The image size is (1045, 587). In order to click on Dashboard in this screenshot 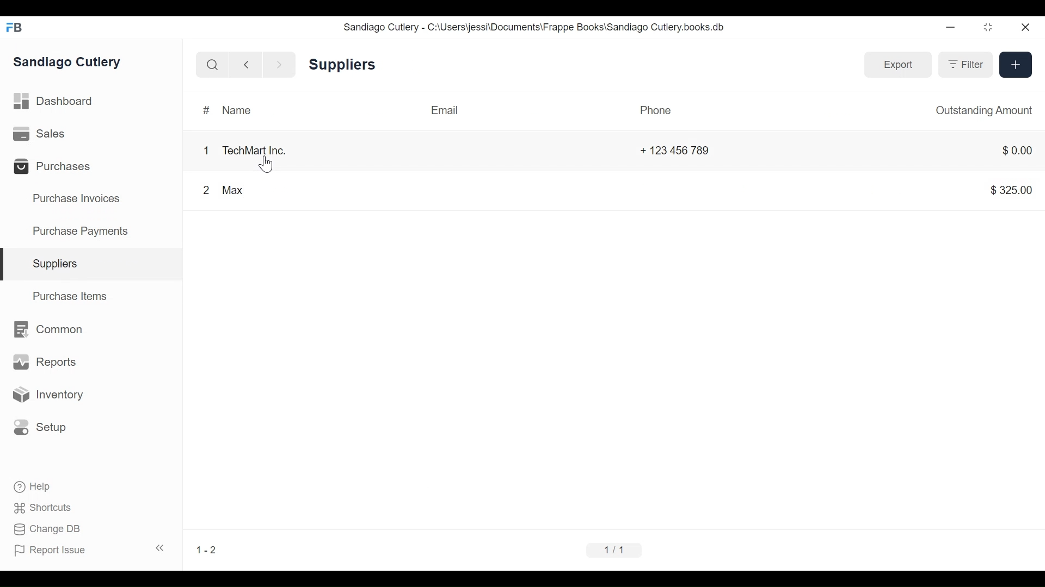, I will do `click(60, 100)`.